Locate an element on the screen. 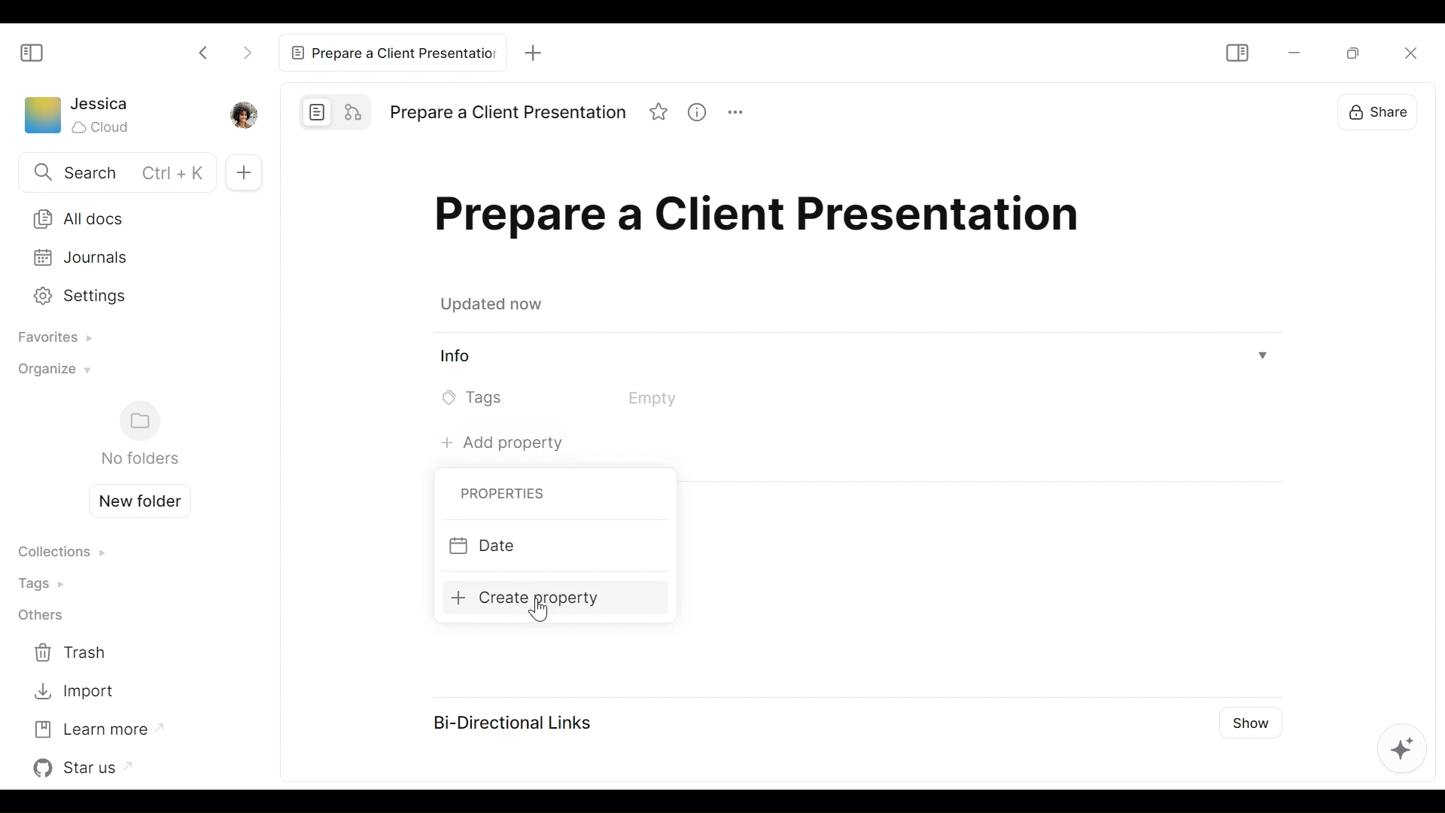  Username is located at coordinates (101, 105).